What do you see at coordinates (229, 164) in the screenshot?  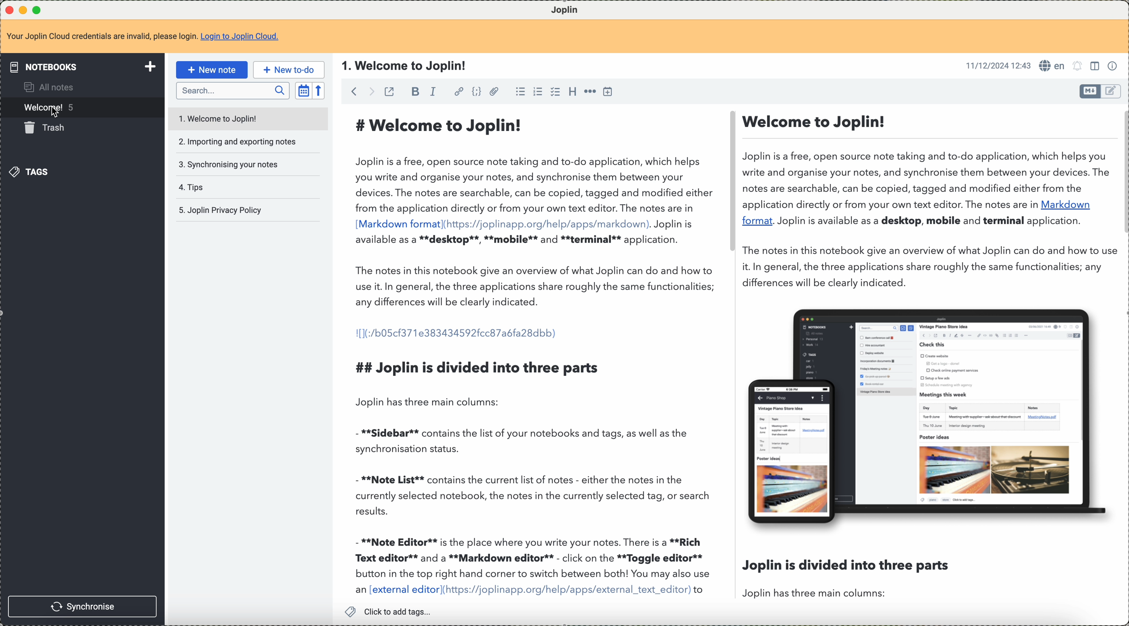 I see `synchronising your notes` at bounding box center [229, 164].